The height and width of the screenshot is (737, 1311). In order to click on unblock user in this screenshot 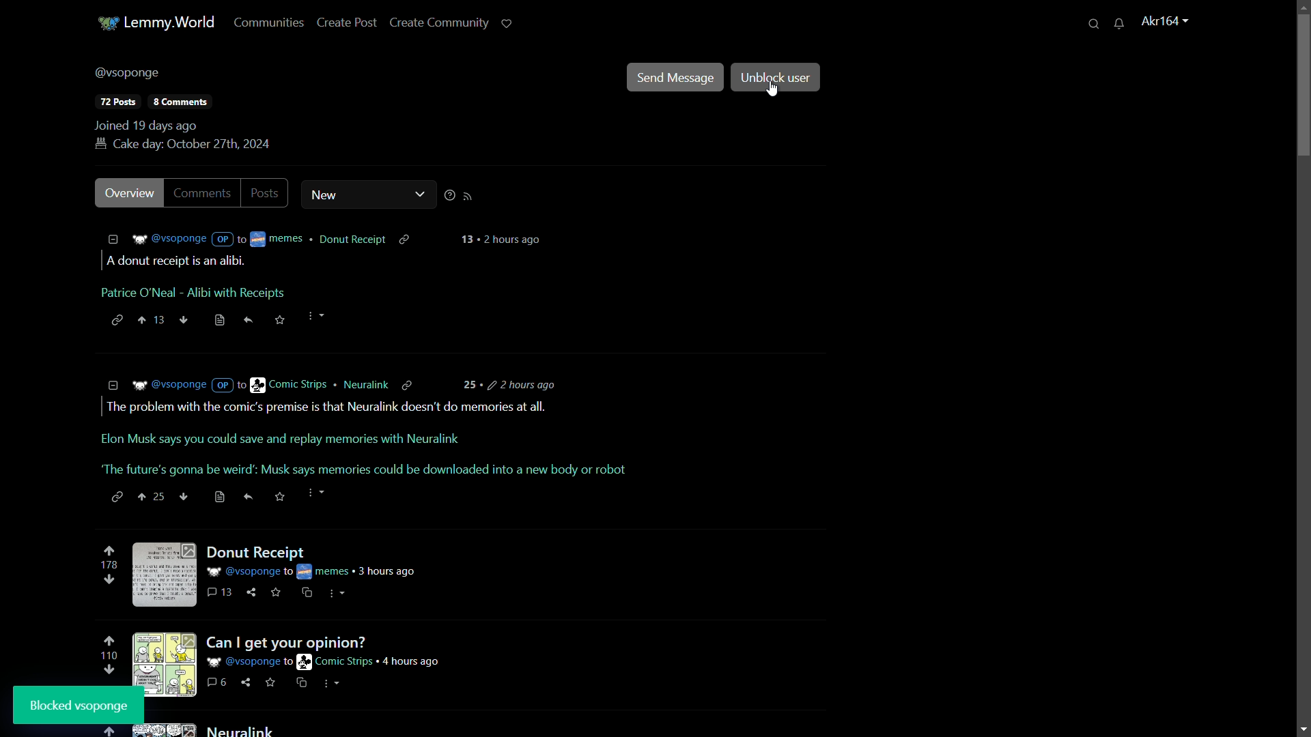, I will do `click(776, 77)`.